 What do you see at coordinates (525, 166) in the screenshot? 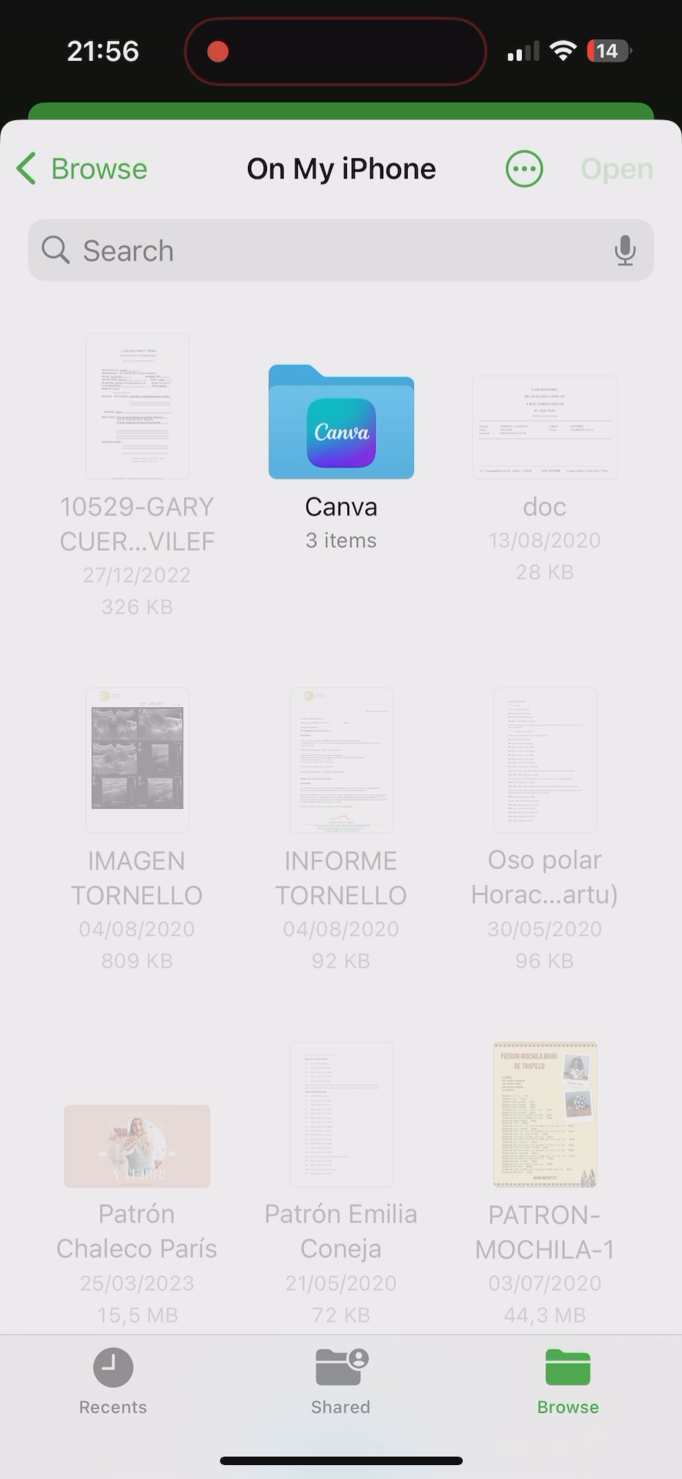
I see `more settings` at bounding box center [525, 166].